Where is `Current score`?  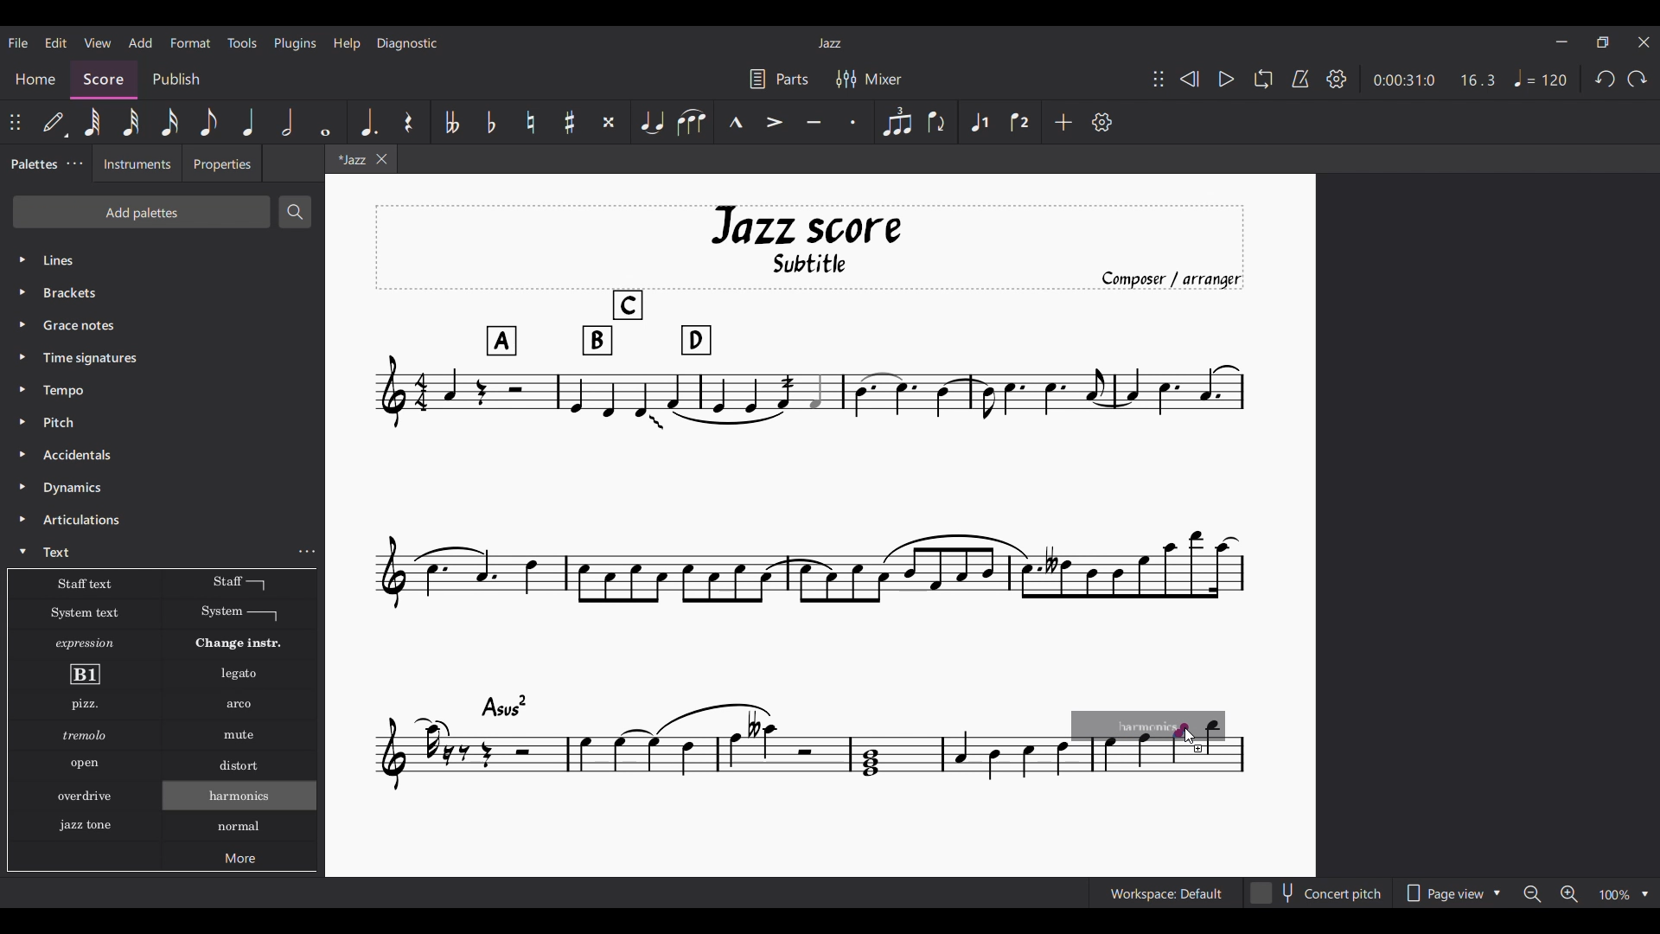
Current score is located at coordinates (827, 425).